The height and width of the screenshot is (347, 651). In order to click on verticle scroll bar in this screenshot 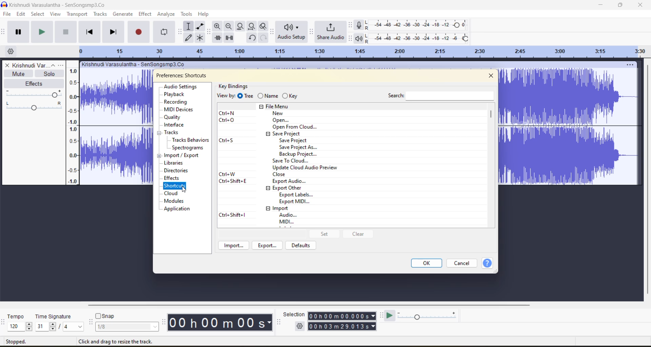, I will do `click(648, 178)`.